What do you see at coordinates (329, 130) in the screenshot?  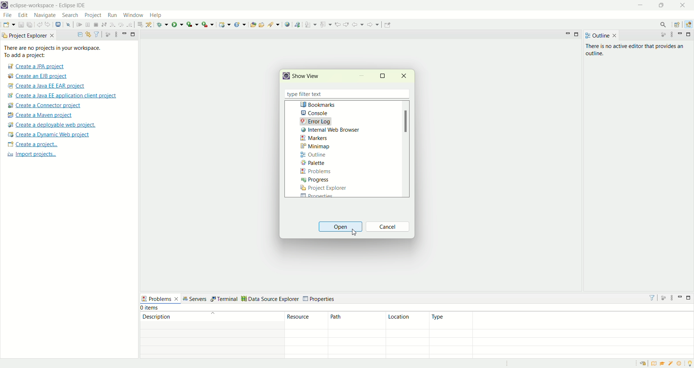 I see `internal web browser` at bounding box center [329, 130].